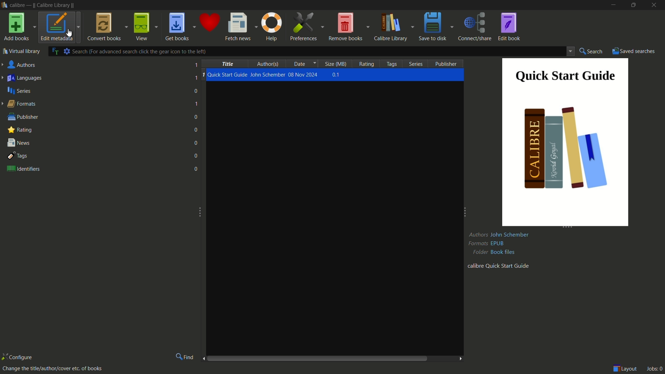 This screenshot has height=374, width=665. Describe the element at coordinates (656, 369) in the screenshot. I see `jobs` at that location.